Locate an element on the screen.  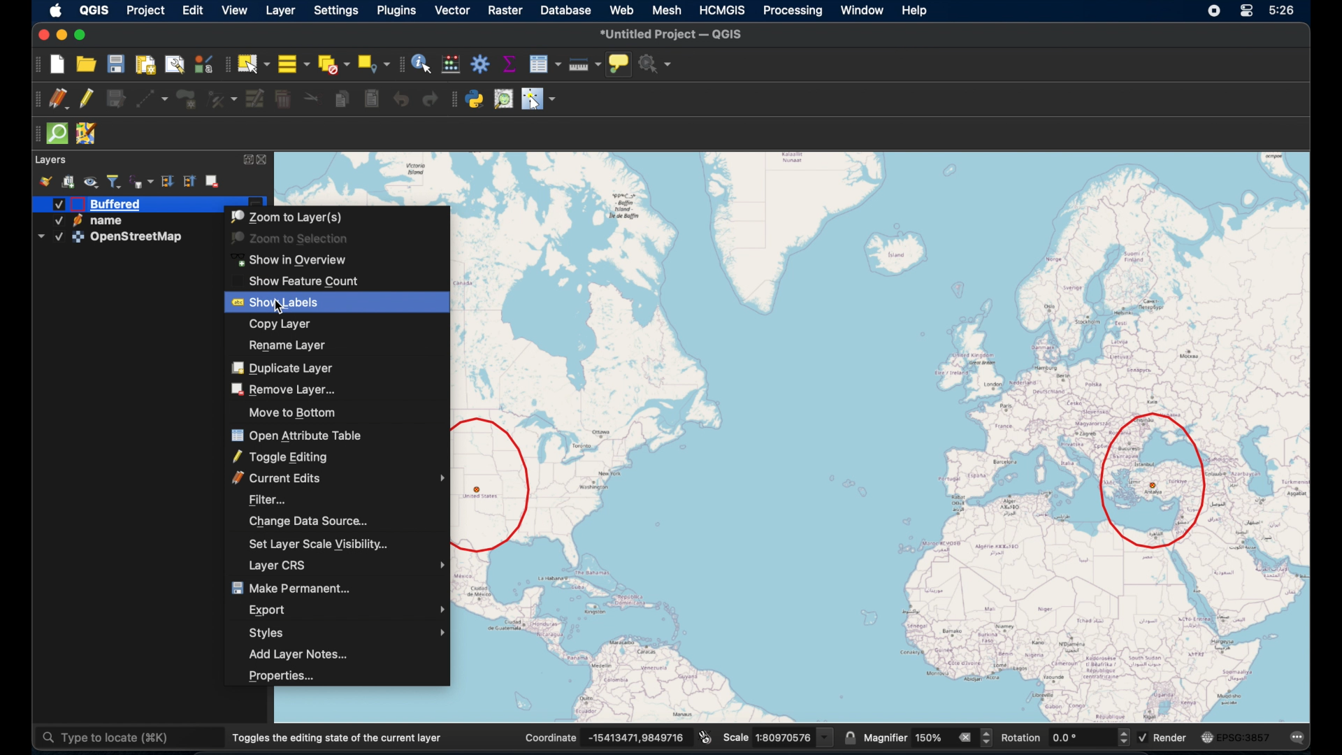
style manager is located at coordinates (45, 180).